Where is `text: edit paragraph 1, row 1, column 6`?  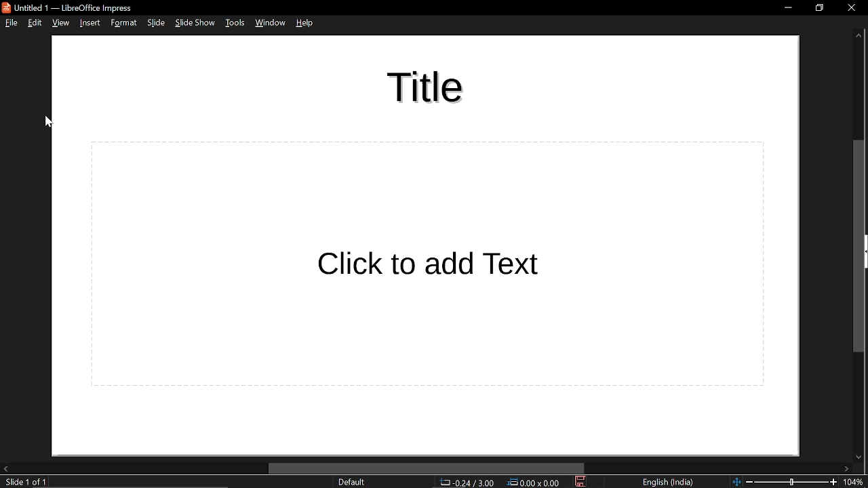 text: edit paragraph 1, row 1, column 6 is located at coordinates (130, 482).